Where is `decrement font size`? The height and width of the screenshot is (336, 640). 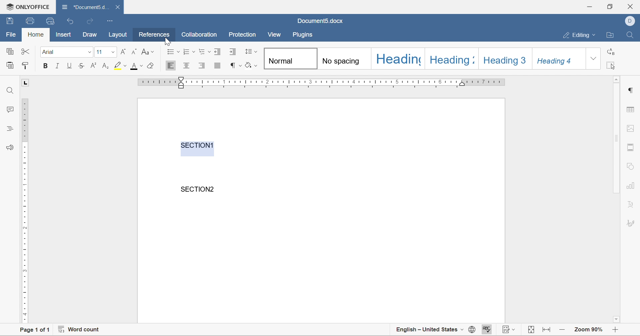
decrement font size is located at coordinates (134, 52).